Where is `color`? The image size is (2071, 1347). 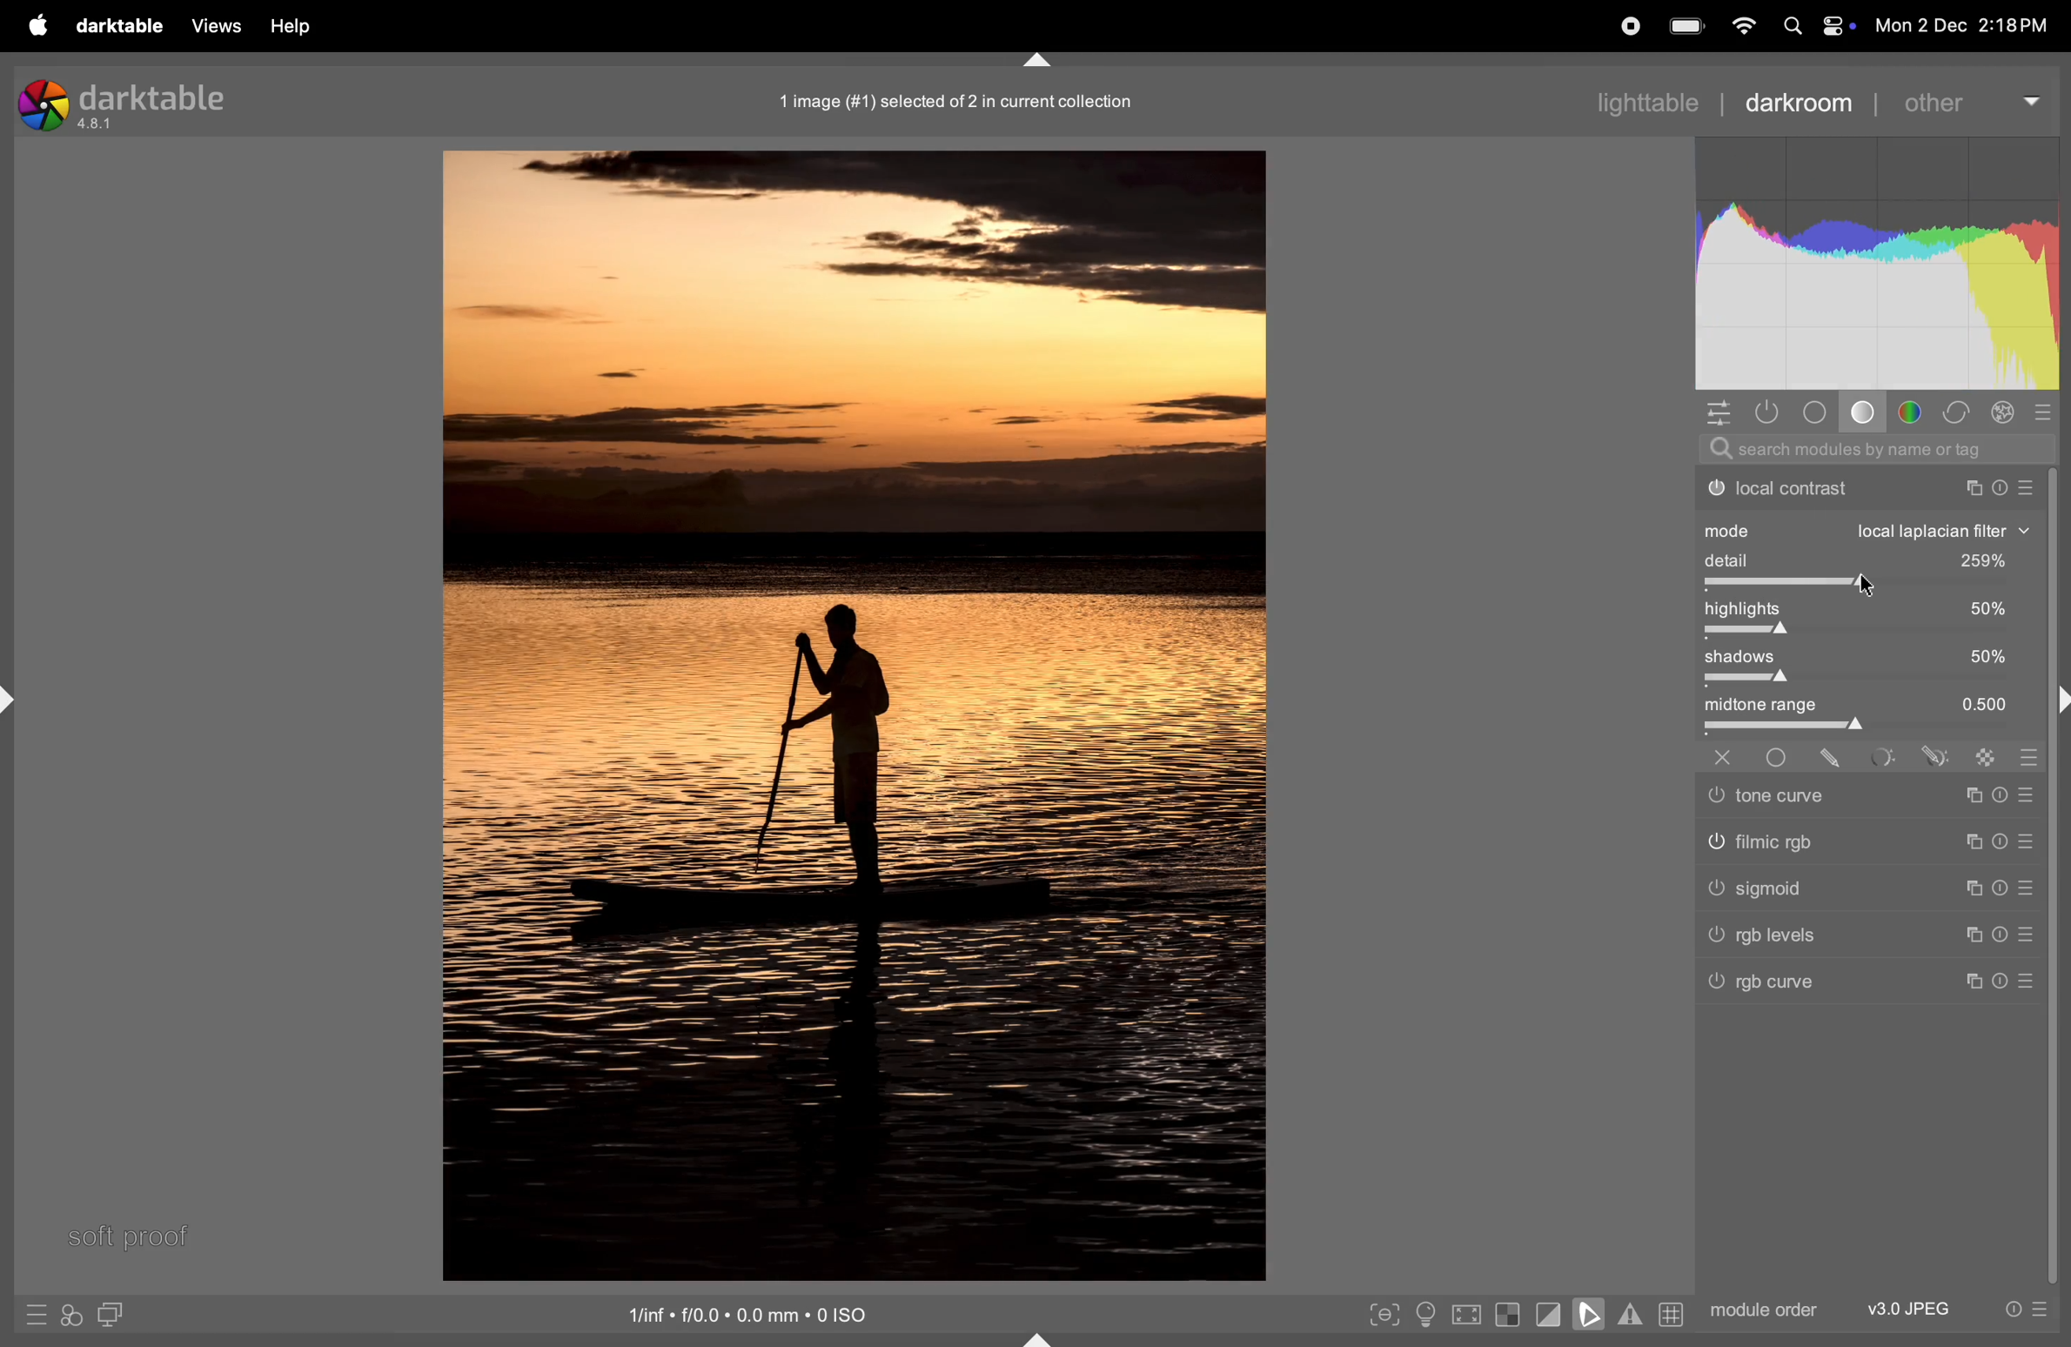
color is located at coordinates (1915, 412).